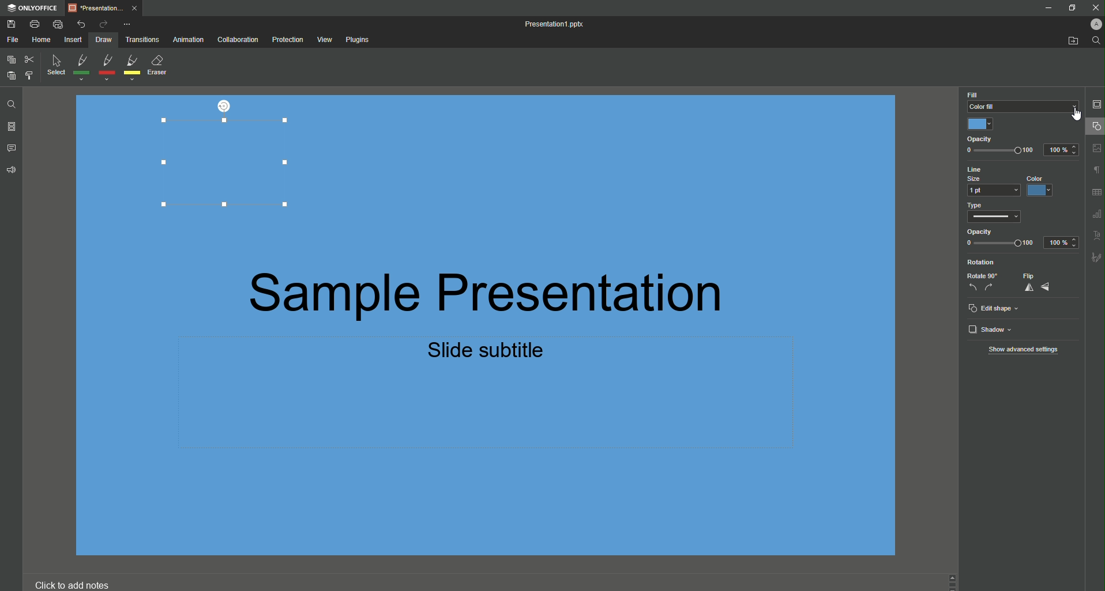 The image size is (1105, 591). What do you see at coordinates (237, 40) in the screenshot?
I see `Collaboration` at bounding box center [237, 40].